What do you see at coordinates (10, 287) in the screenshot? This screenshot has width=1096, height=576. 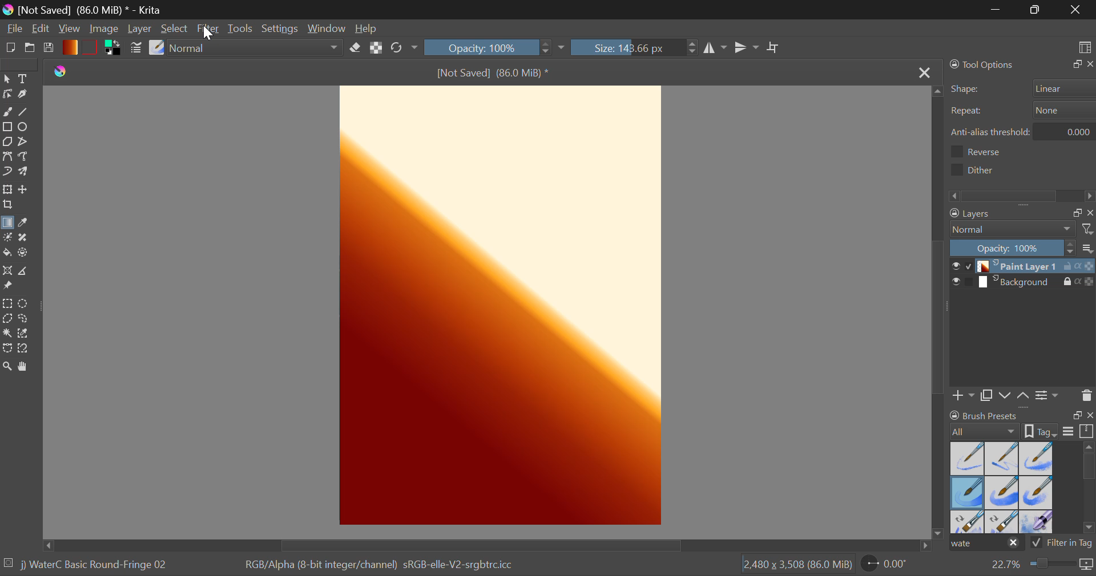 I see `Reference Images` at bounding box center [10, 287].